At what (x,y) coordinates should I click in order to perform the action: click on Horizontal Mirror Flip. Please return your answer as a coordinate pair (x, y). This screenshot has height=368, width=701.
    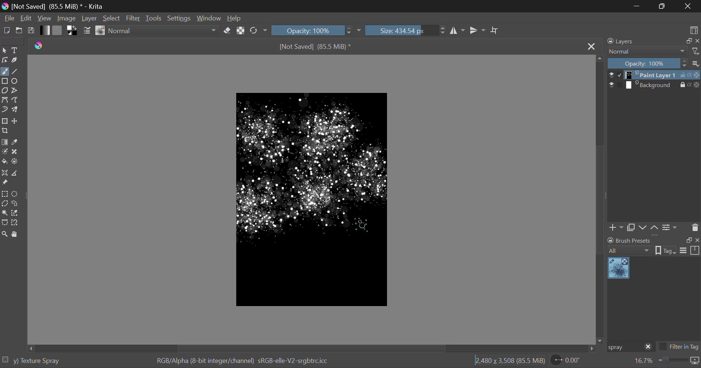
    Looking at the image, I should click on (478, 30).